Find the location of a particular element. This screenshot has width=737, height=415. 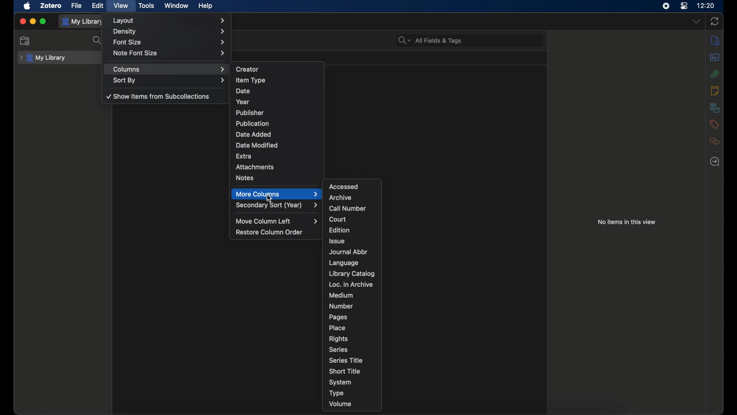

my library is located at coordinates (42, 58).